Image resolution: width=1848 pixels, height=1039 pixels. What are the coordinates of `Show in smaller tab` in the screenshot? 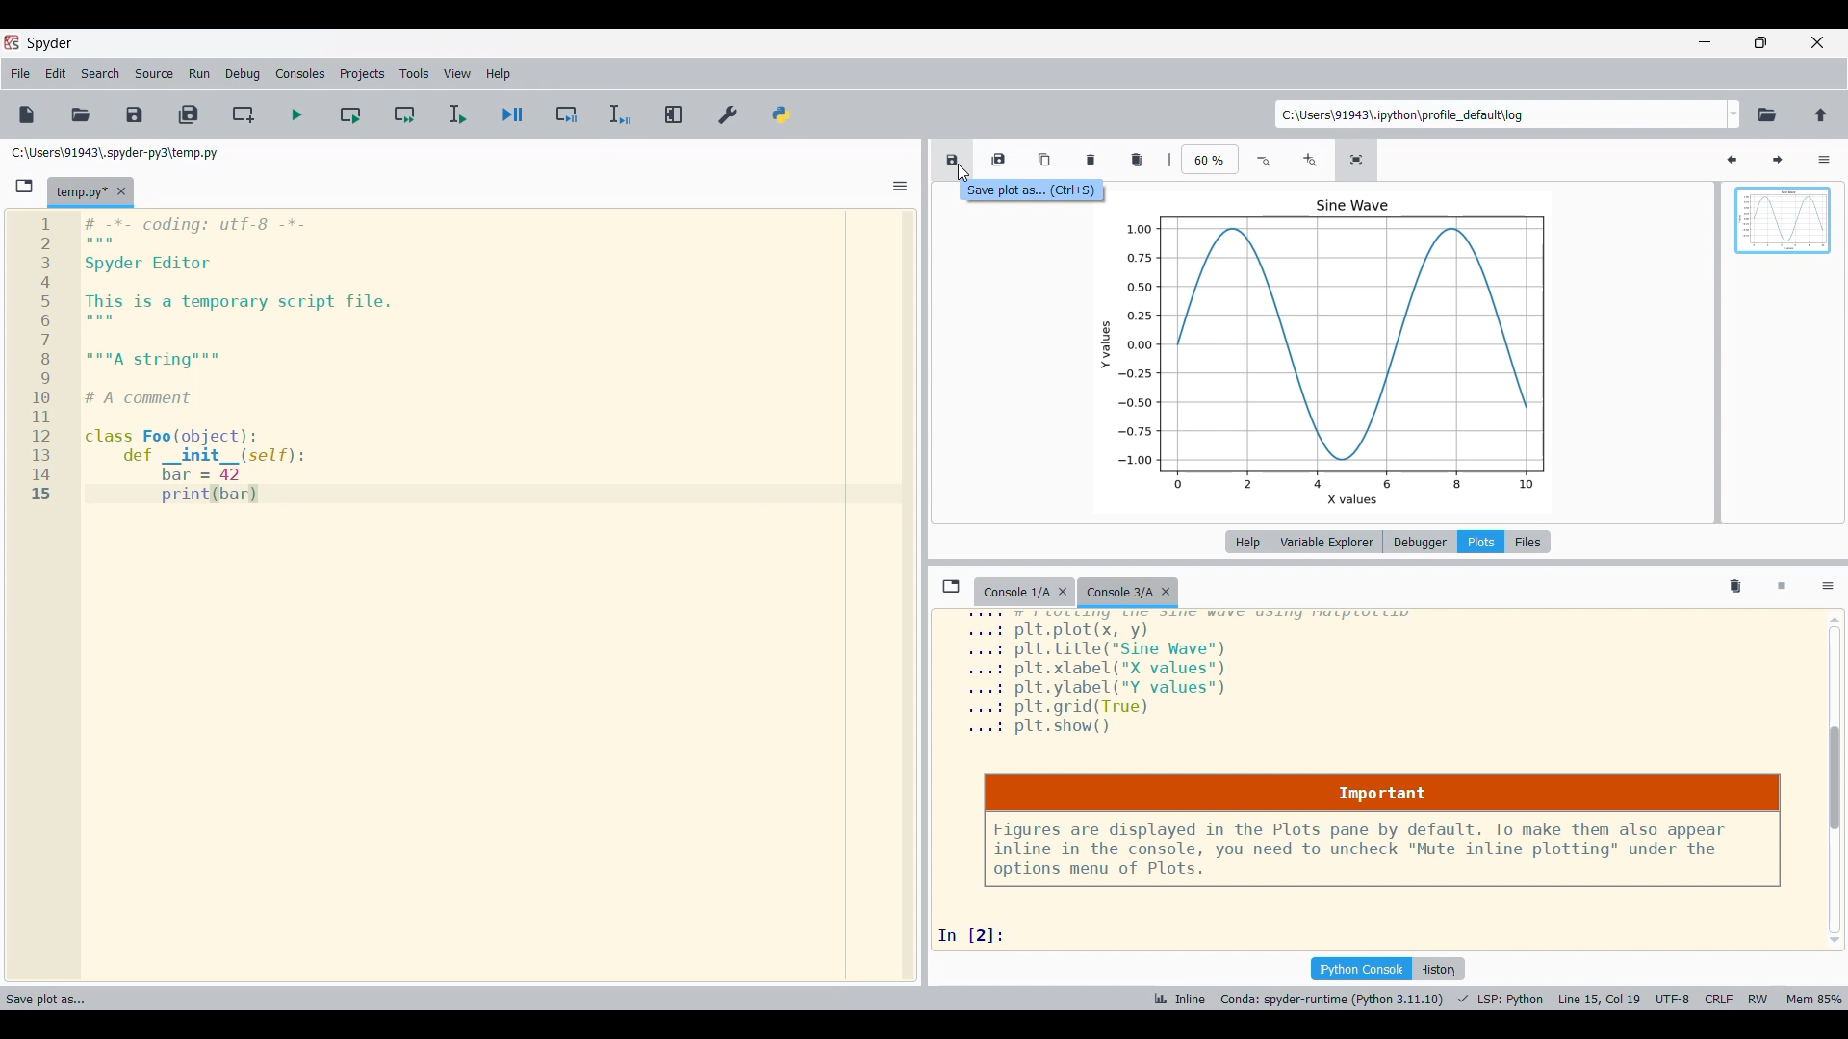 It's located at (1760, 42).